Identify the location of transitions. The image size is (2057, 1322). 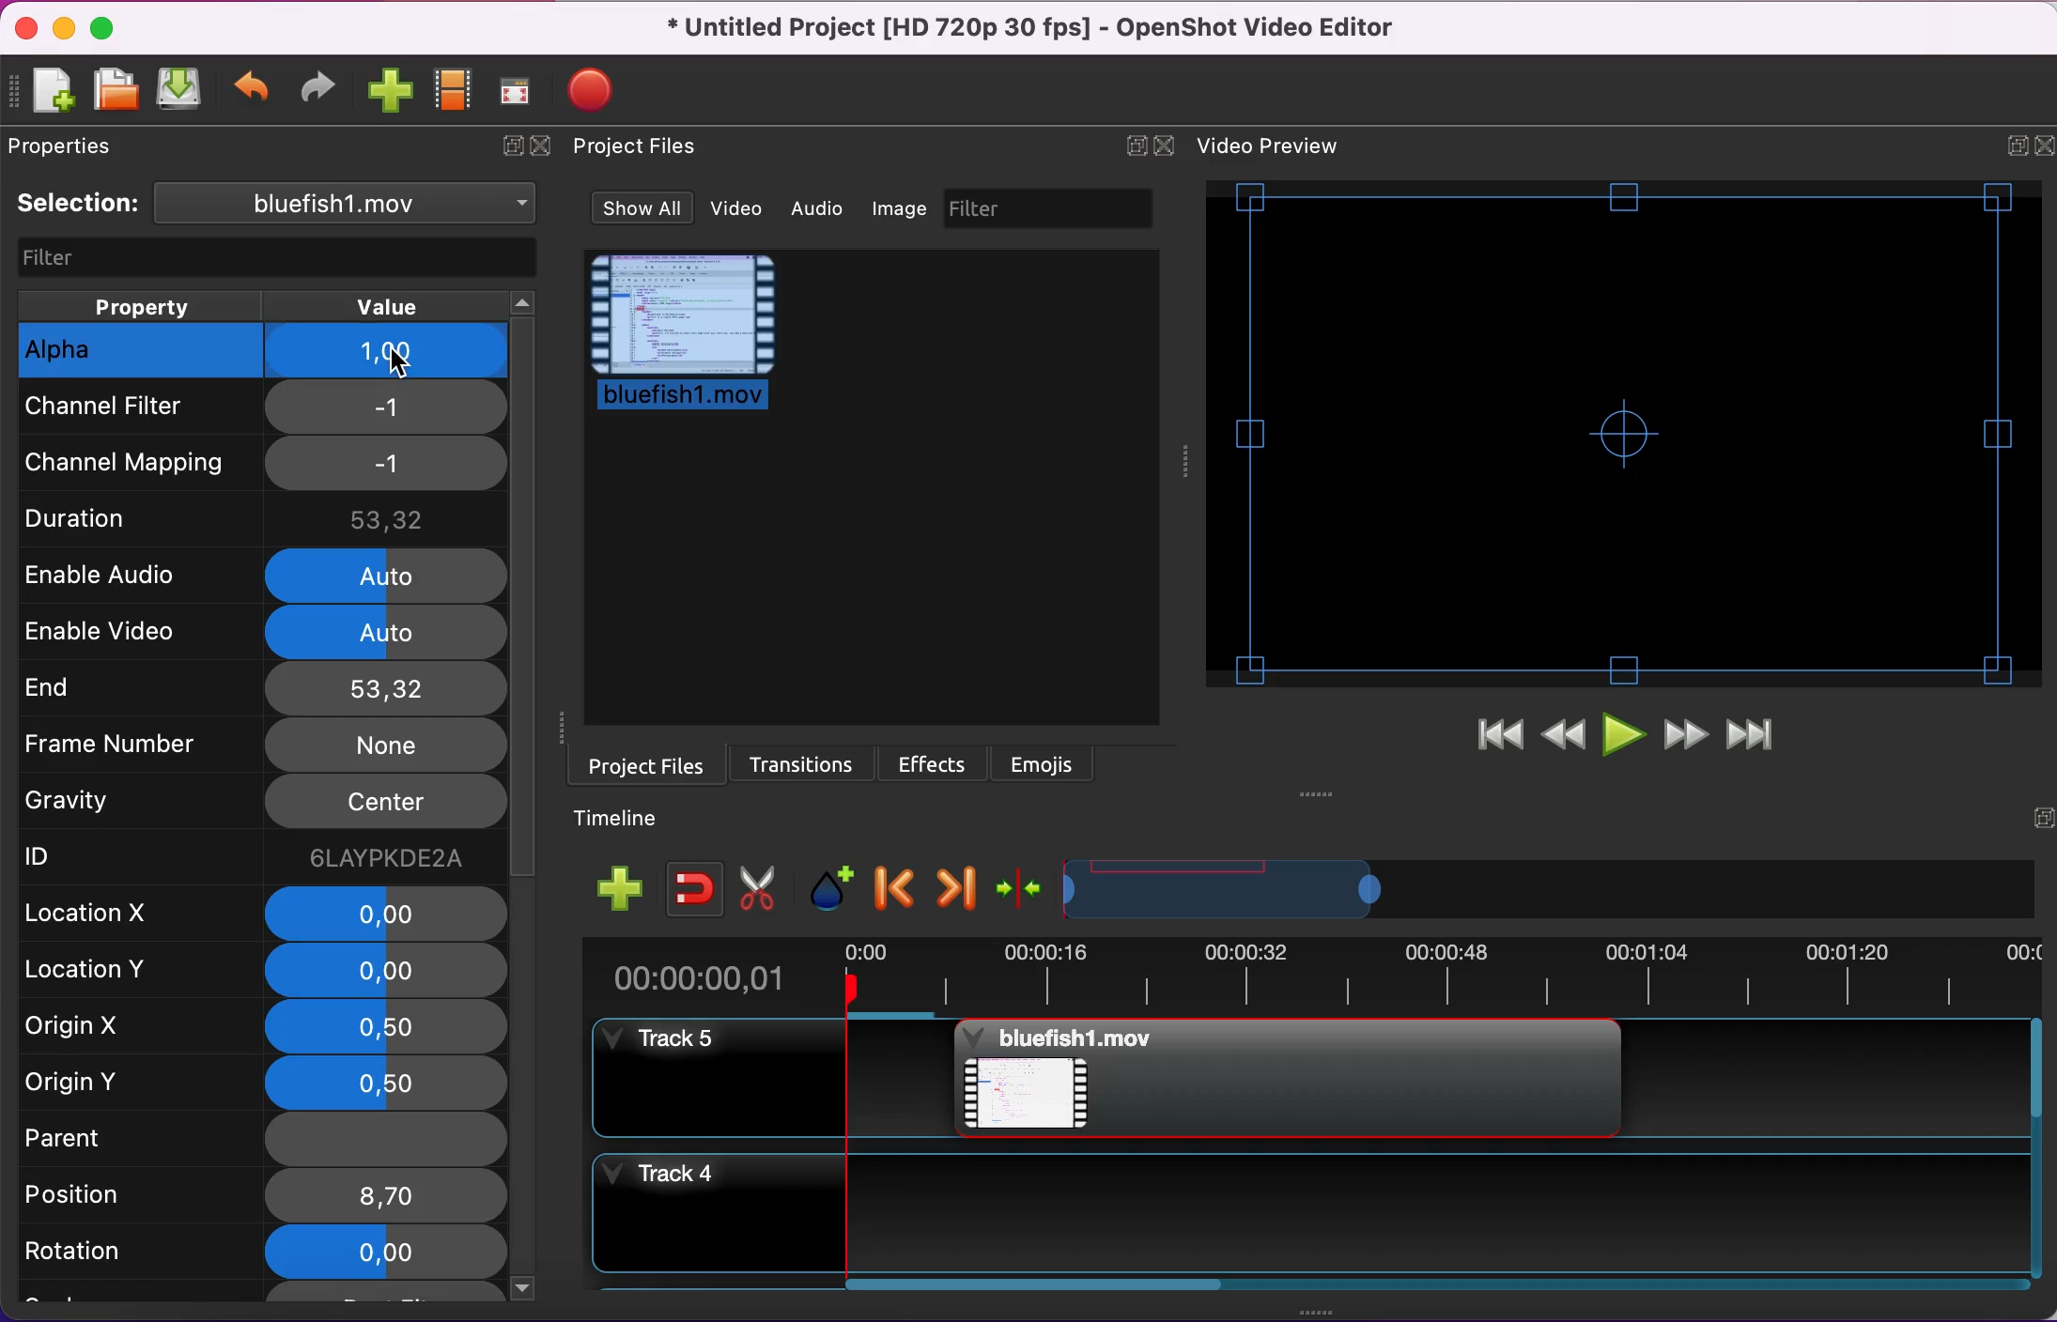
(801, 763).